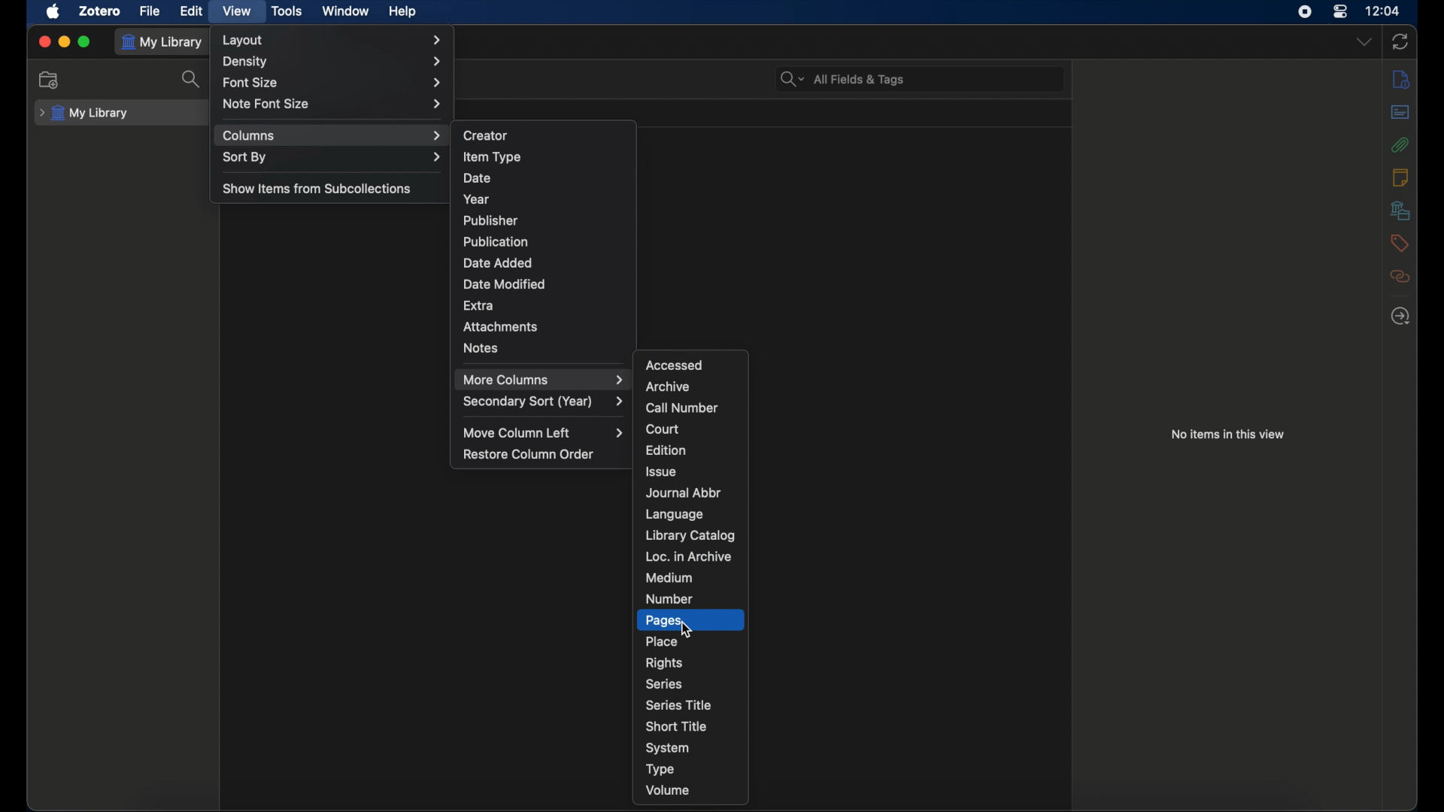 This screenshot has height=812, width=1444. I want to click on year, so click(477, 200).